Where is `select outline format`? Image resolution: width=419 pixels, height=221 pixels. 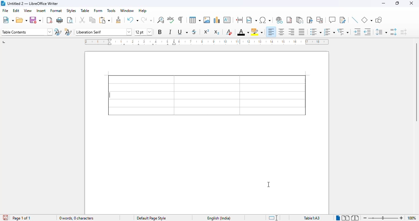
select outline format is located at coordinates (343, 32).